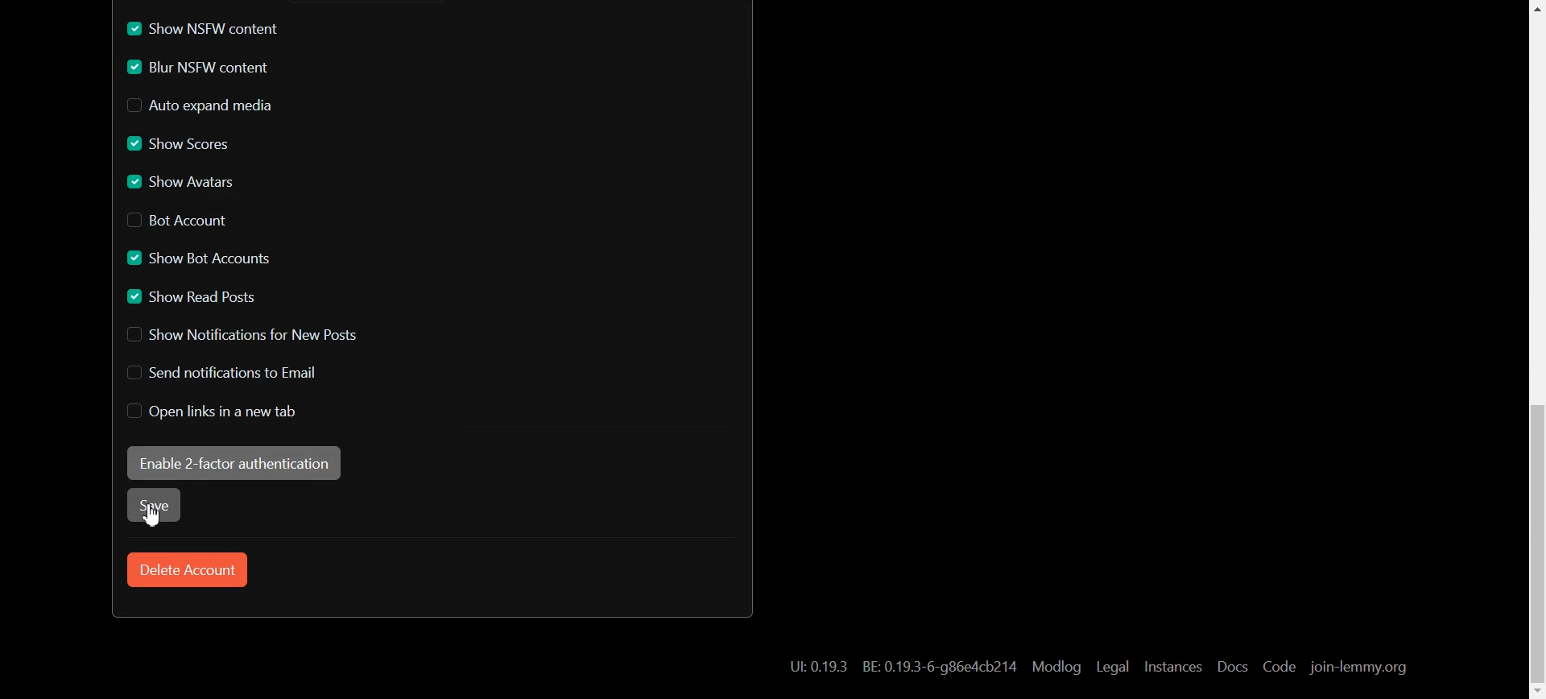 The width and height of the screenshot is (1546, 699). I want to click on Vertical scroll bar, so click(1532, 349).